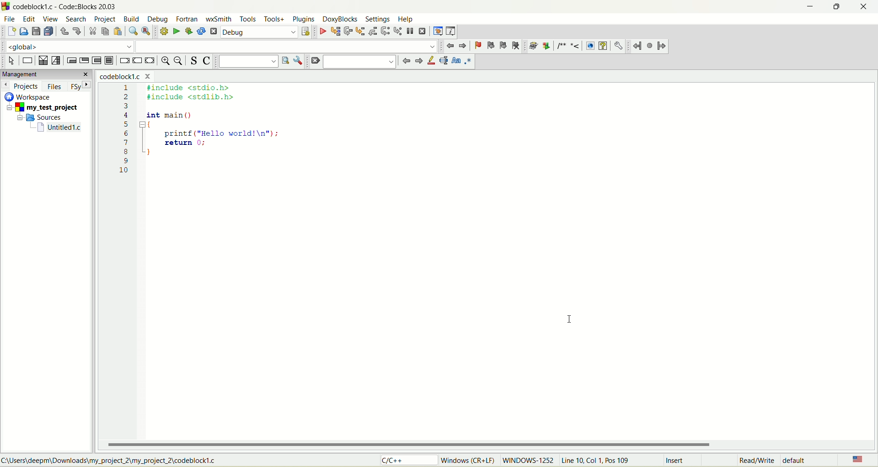  What do you see at coordinates (315, 61) in the screenshot?
I see `clear` at bounding box center [315, 61].